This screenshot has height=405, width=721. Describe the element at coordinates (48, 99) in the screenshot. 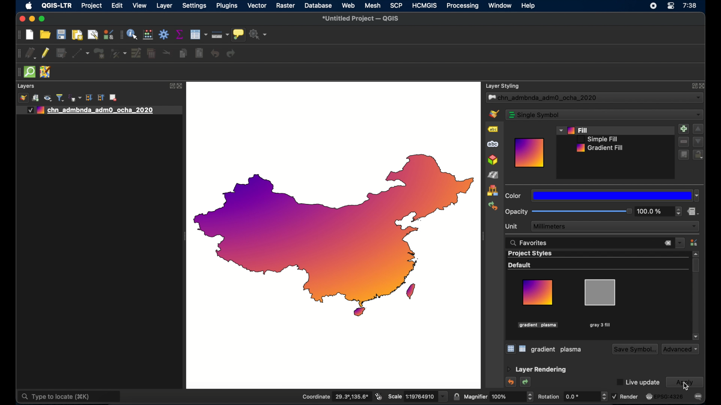

I see `show map theme` at that location.